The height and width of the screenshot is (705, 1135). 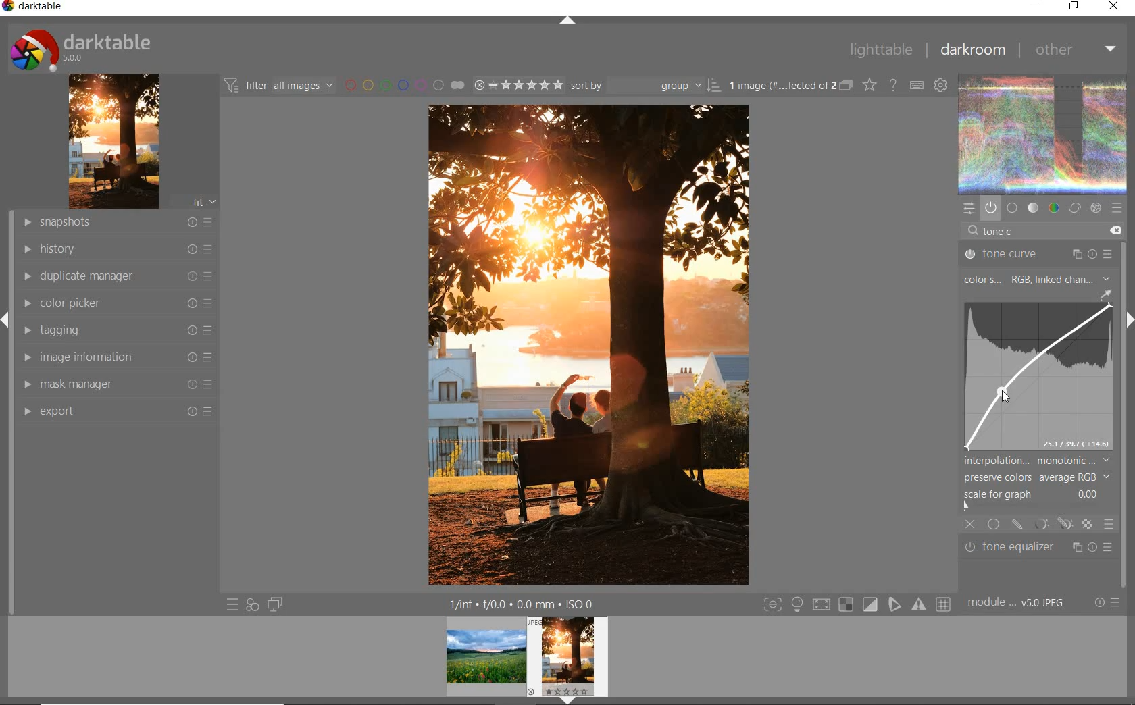 I want to click on COLOR SPACE, so click(x=984, y=280).